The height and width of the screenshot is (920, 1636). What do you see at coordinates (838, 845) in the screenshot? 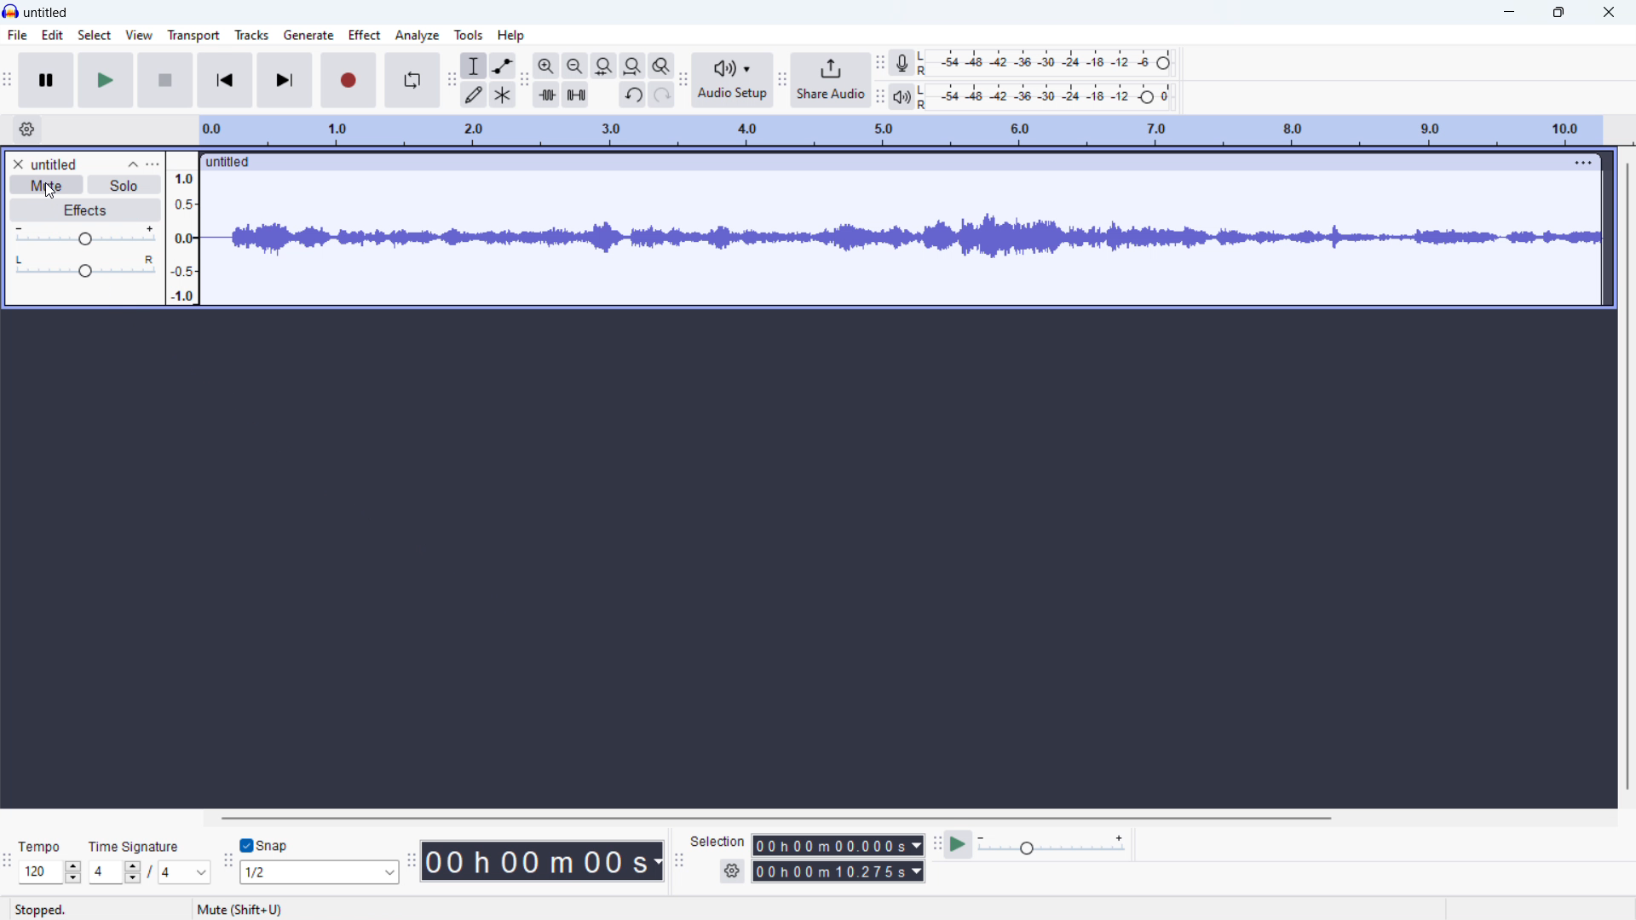
I see `start time` at bounding box center [838, 845].